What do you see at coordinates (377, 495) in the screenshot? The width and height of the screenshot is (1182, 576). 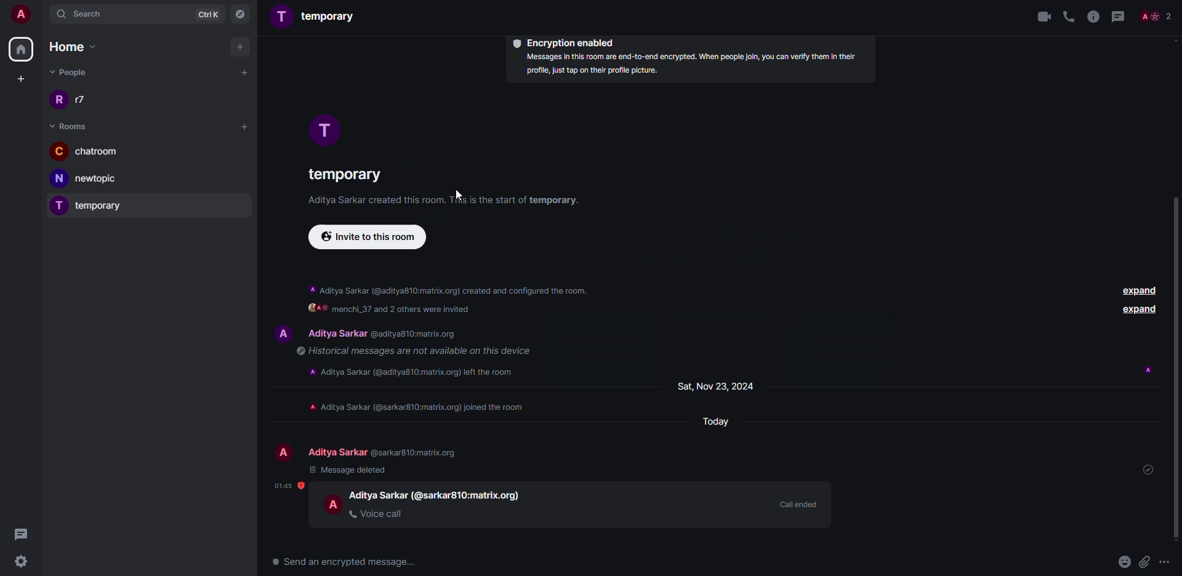 I see `people` at bounding box center [377, 495].